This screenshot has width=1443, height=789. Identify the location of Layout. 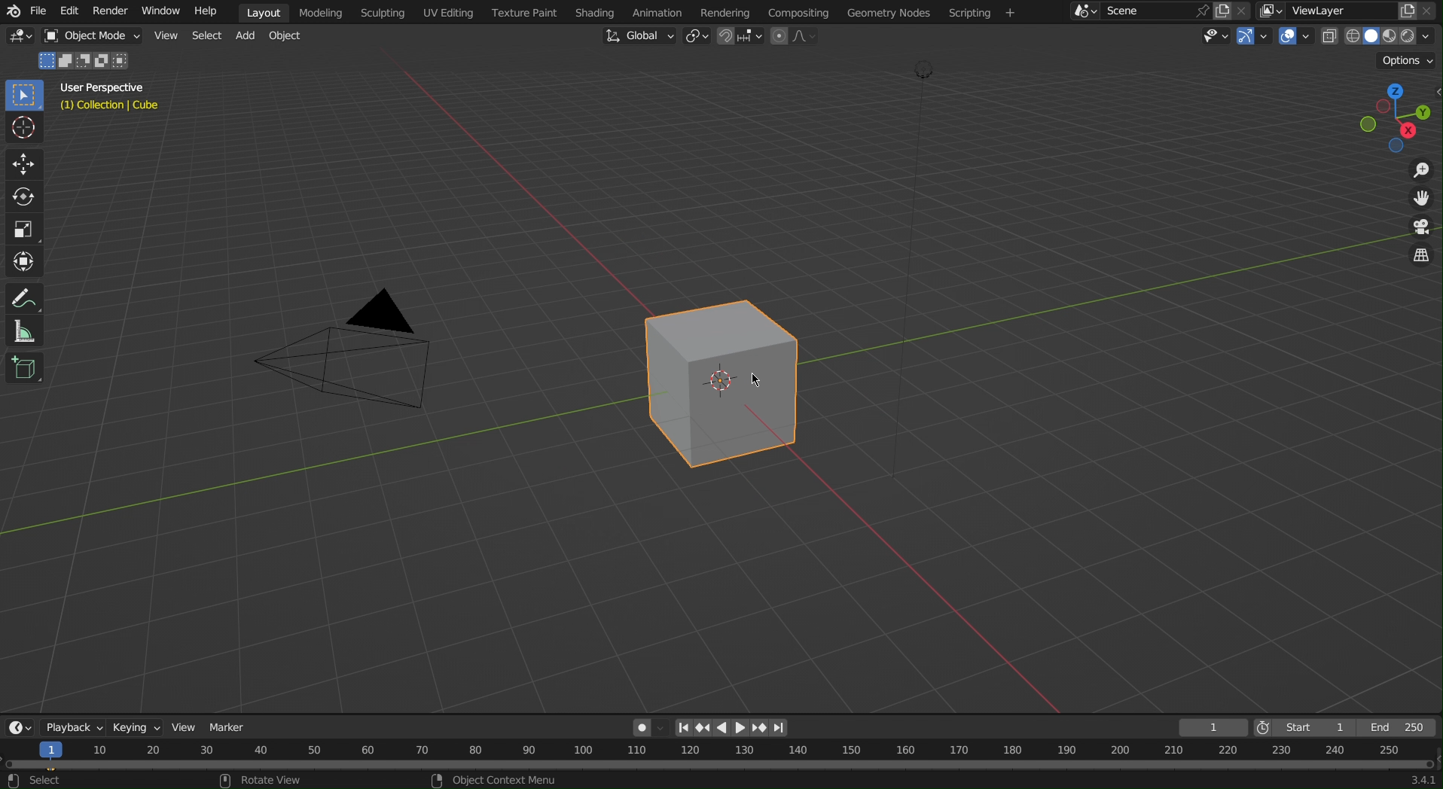
(260, 11).